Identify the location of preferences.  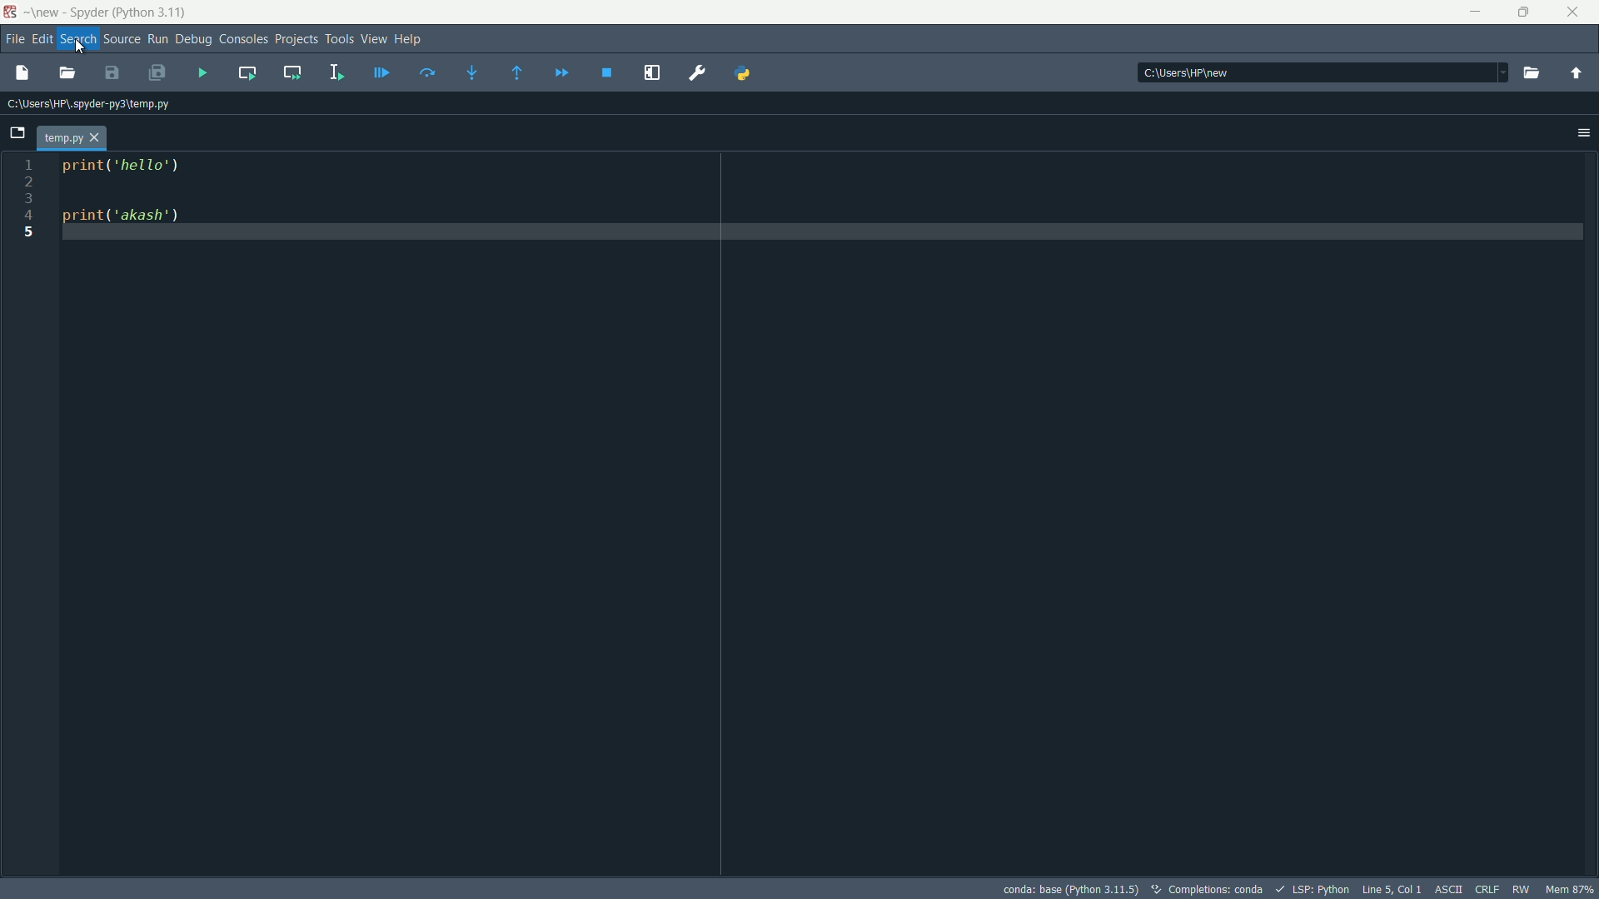
(699, 74).